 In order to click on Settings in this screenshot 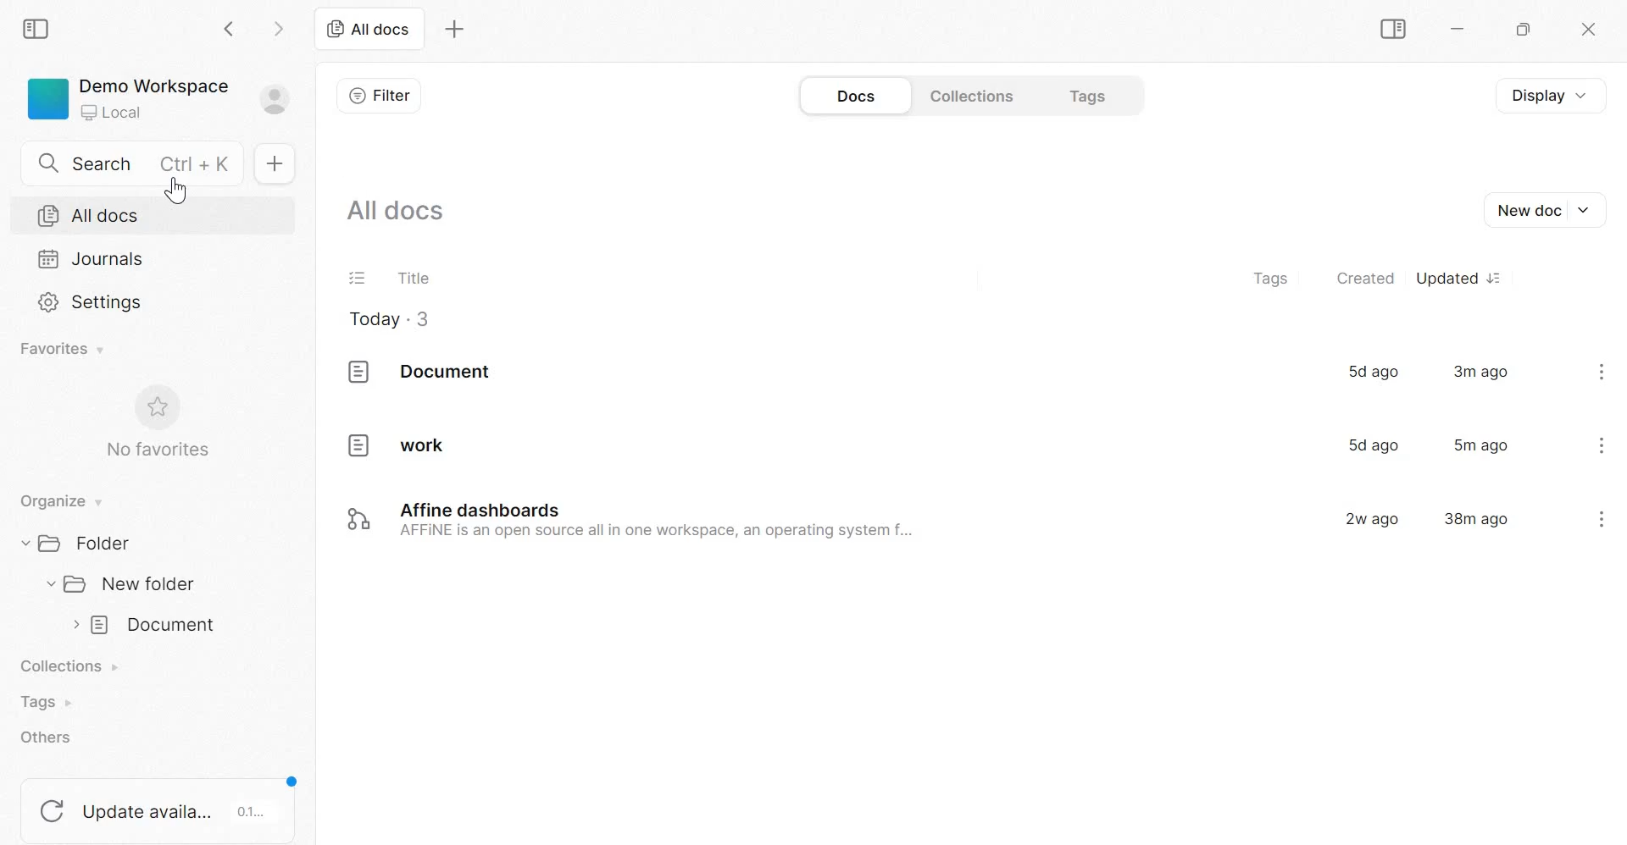, I will do `click(92, 301)`.